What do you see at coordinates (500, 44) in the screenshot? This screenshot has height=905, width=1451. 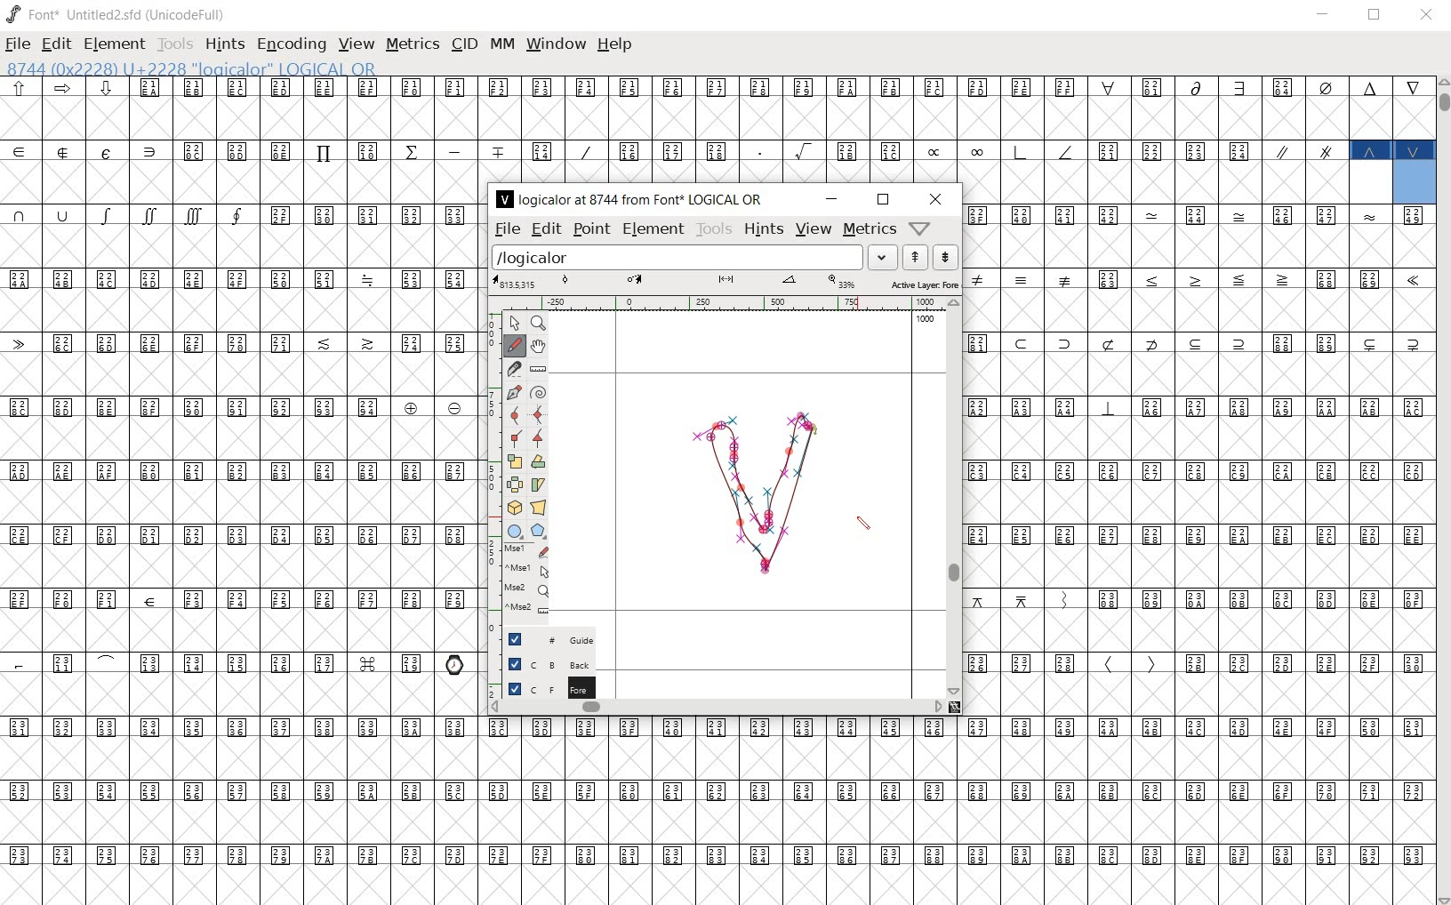 I see `mm` at bounding box center [500, 44].